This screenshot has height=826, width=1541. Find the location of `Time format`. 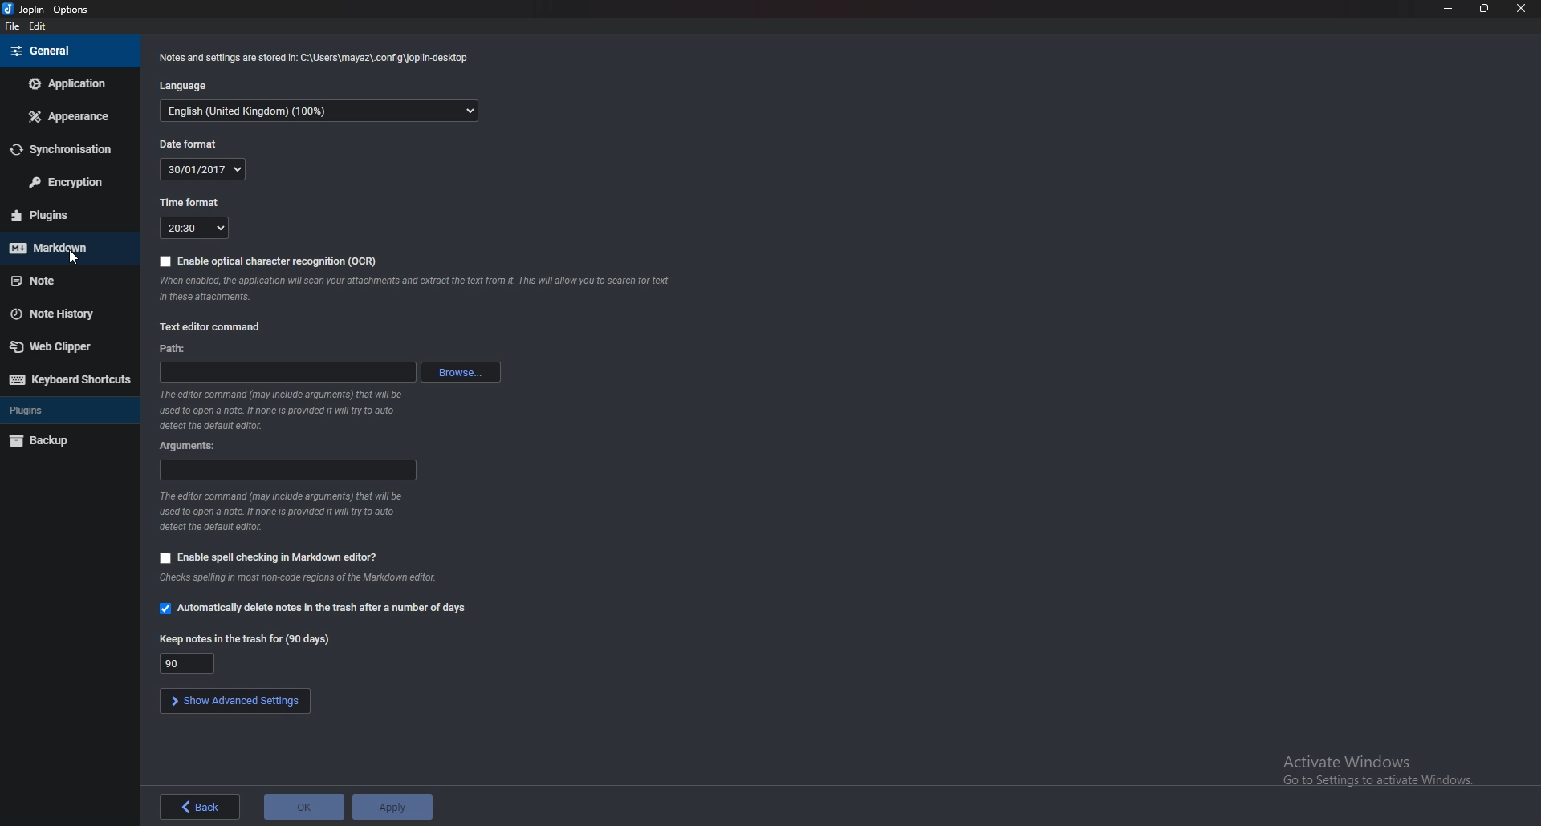

Time format is located at coordinates (194, 227).